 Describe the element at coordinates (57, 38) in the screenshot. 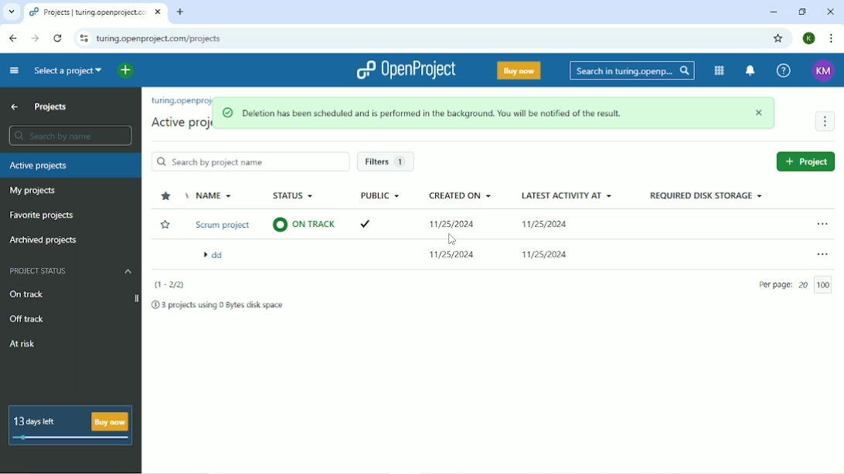

I see `Reload this page` at that location.